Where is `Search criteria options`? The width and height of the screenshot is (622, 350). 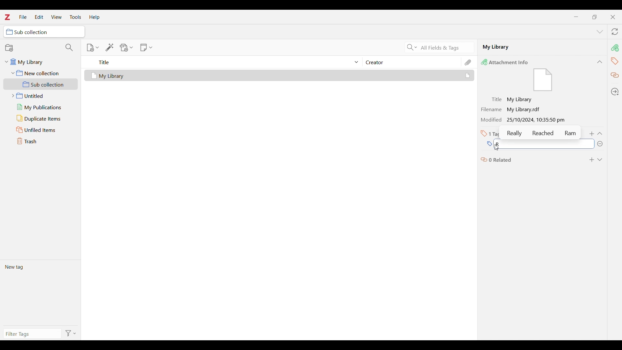 Search criteria options is located at coordinates (412, 47).